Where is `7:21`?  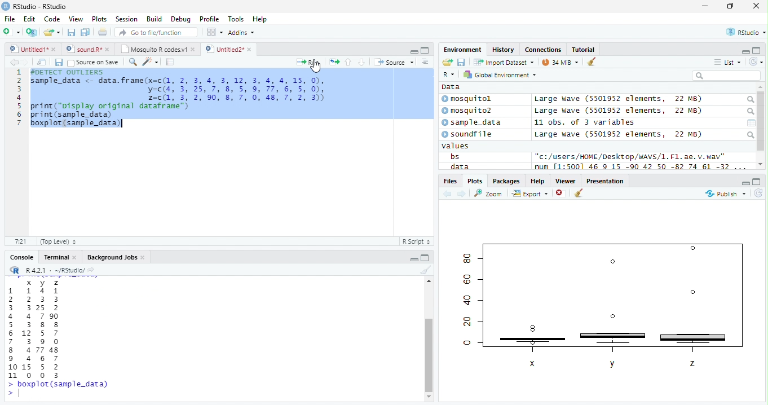
7:21 is located at coordinates (20, 241).